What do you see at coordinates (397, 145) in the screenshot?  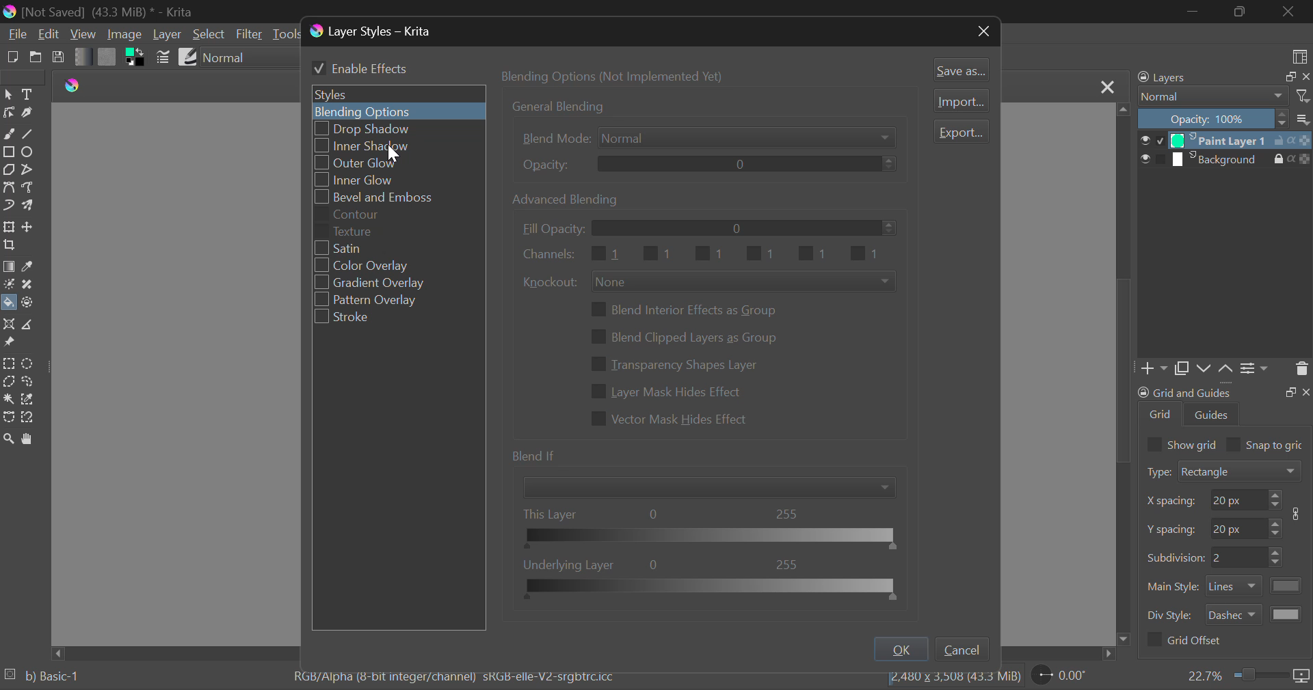 I see `Cursor on Inner Shadow` at bounding box center [397, 145].